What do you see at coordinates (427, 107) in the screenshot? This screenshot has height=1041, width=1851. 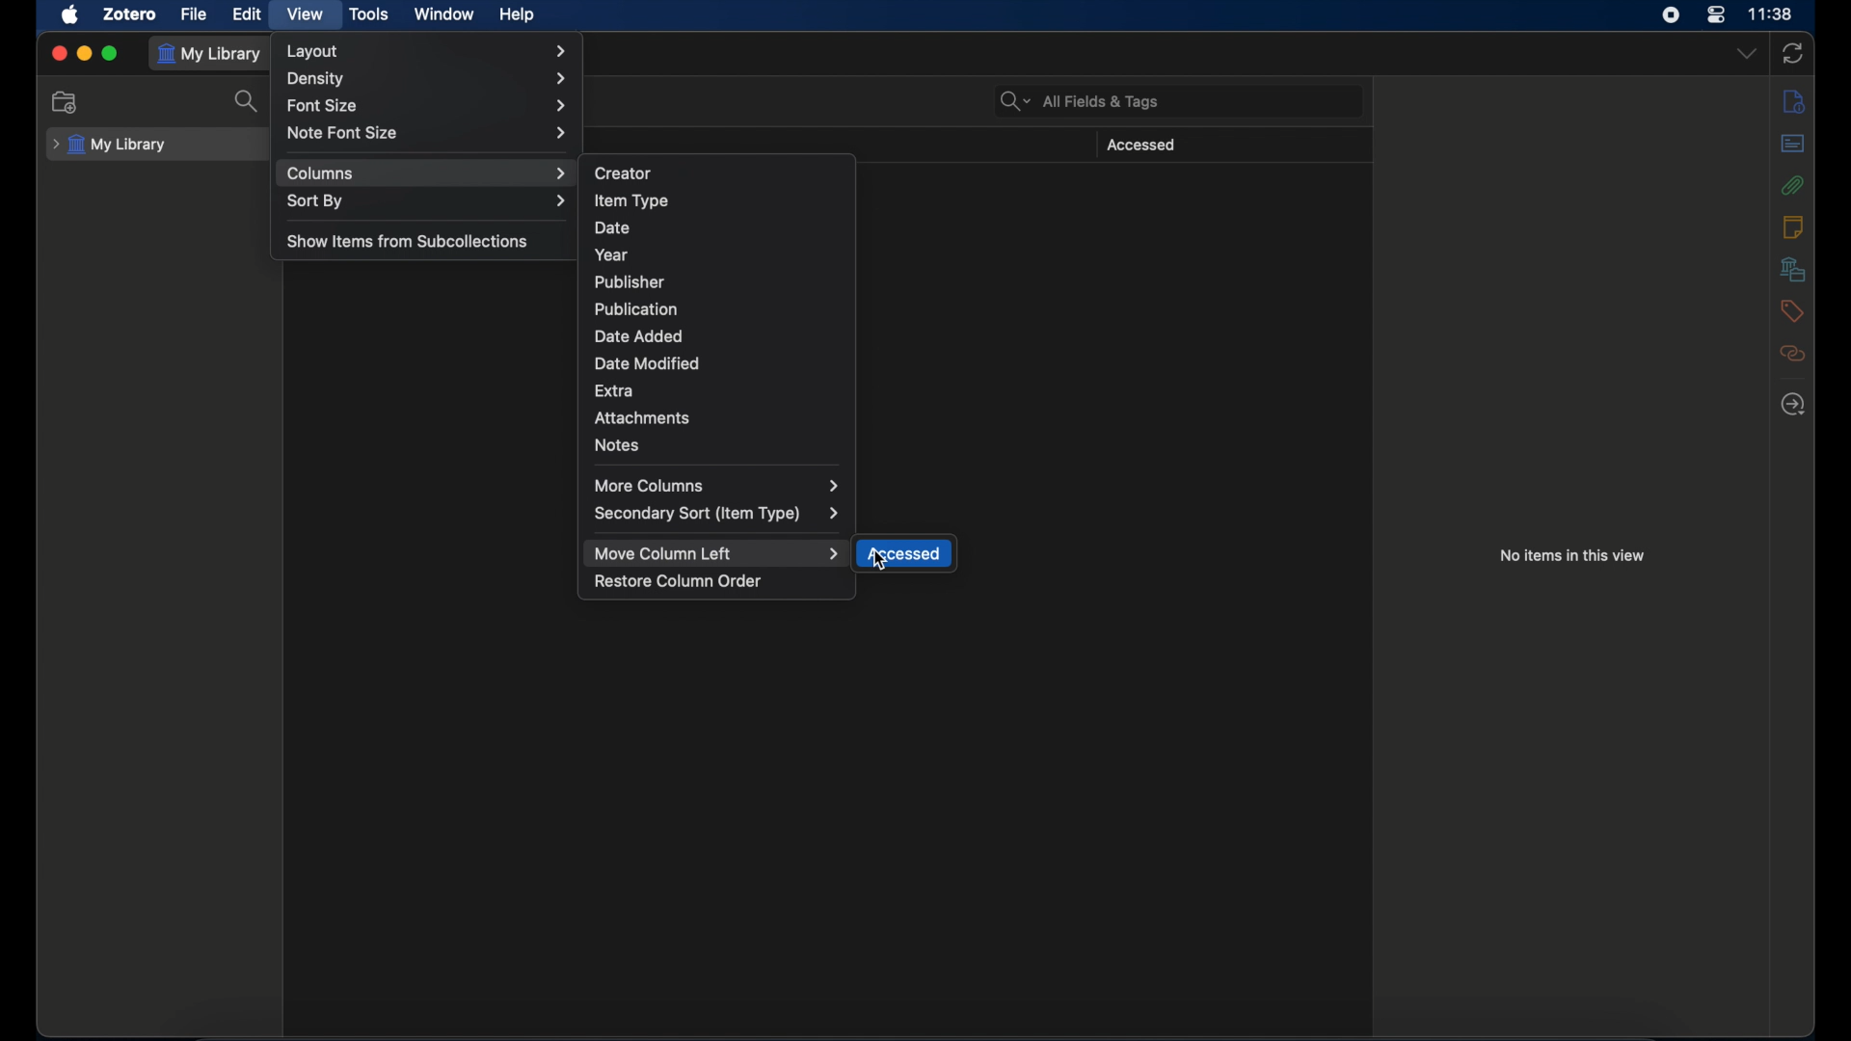 I see `font size` at bounding box center [427, 107].